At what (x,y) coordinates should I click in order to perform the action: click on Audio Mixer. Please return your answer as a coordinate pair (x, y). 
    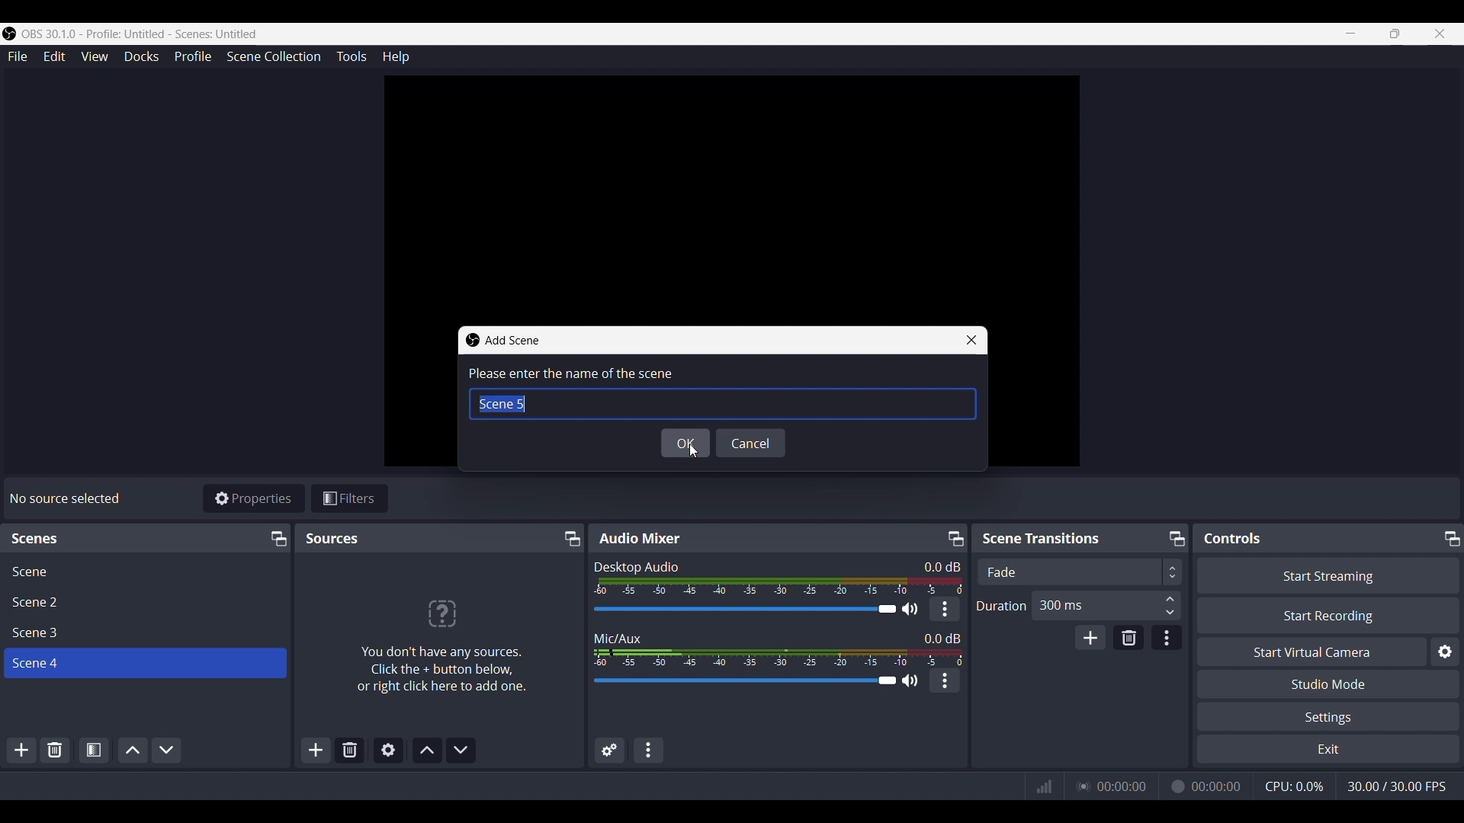
    Looking at the image, I should click on (640, 539).